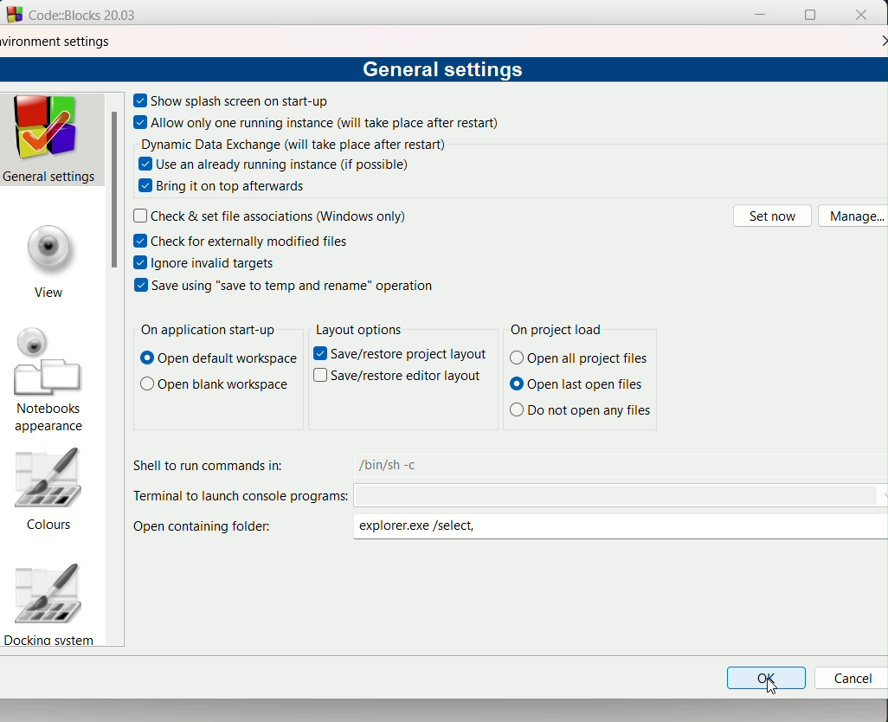 This screenshot has width=888, height=722. I want to click on scrollbar, so click(118, 193).